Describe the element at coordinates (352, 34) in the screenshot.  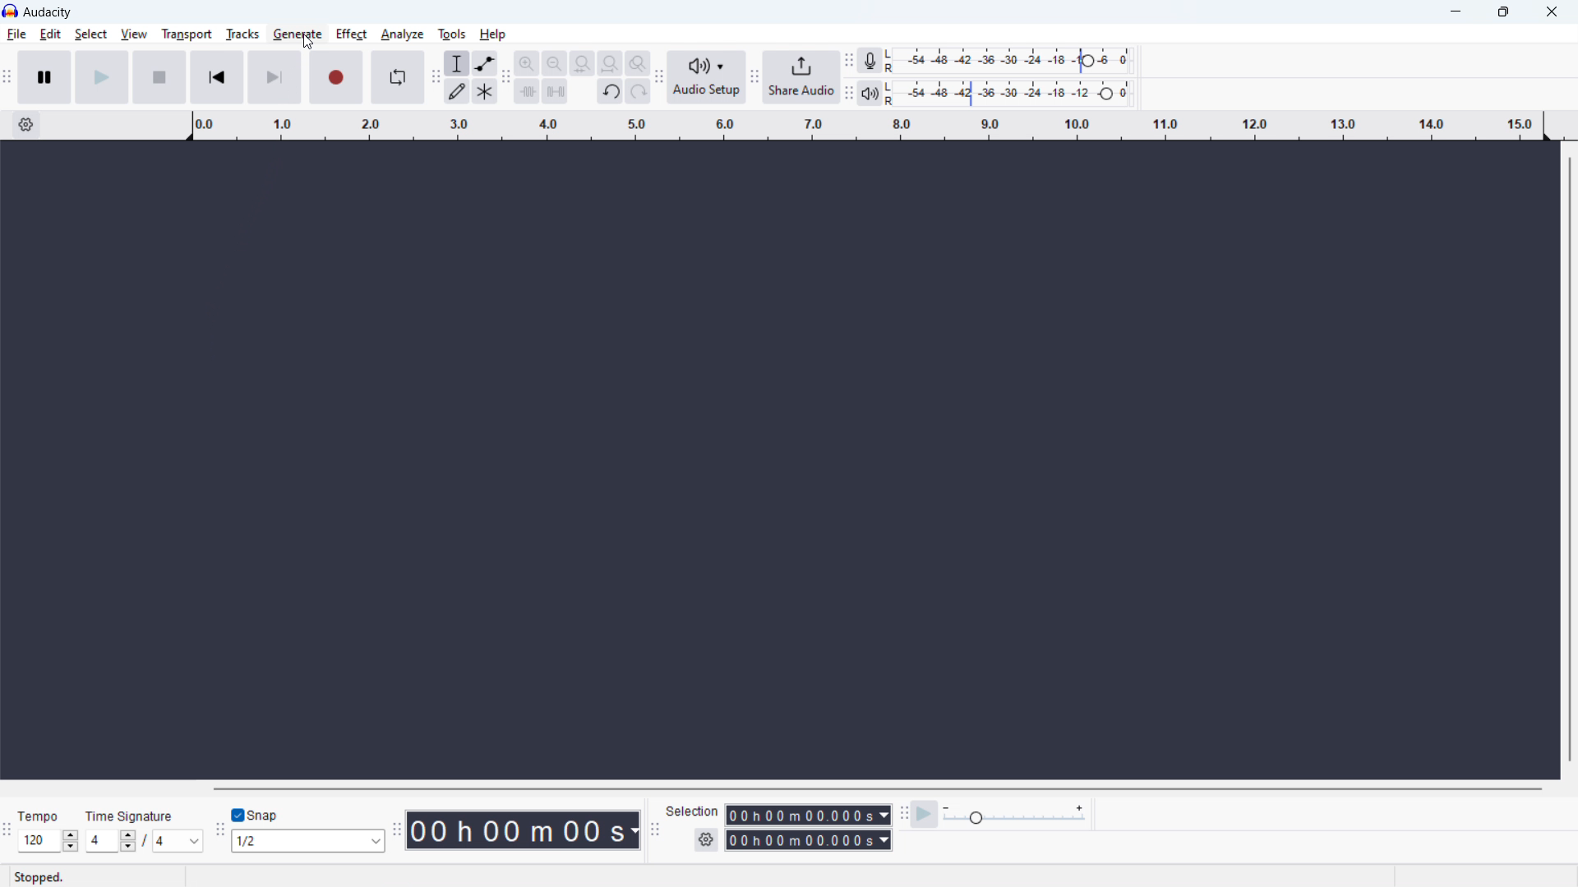
I see `effect` at that location.